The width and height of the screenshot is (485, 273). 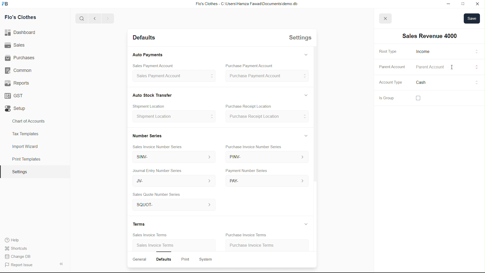 I want to click on Hide , so click(x=305, y=94).